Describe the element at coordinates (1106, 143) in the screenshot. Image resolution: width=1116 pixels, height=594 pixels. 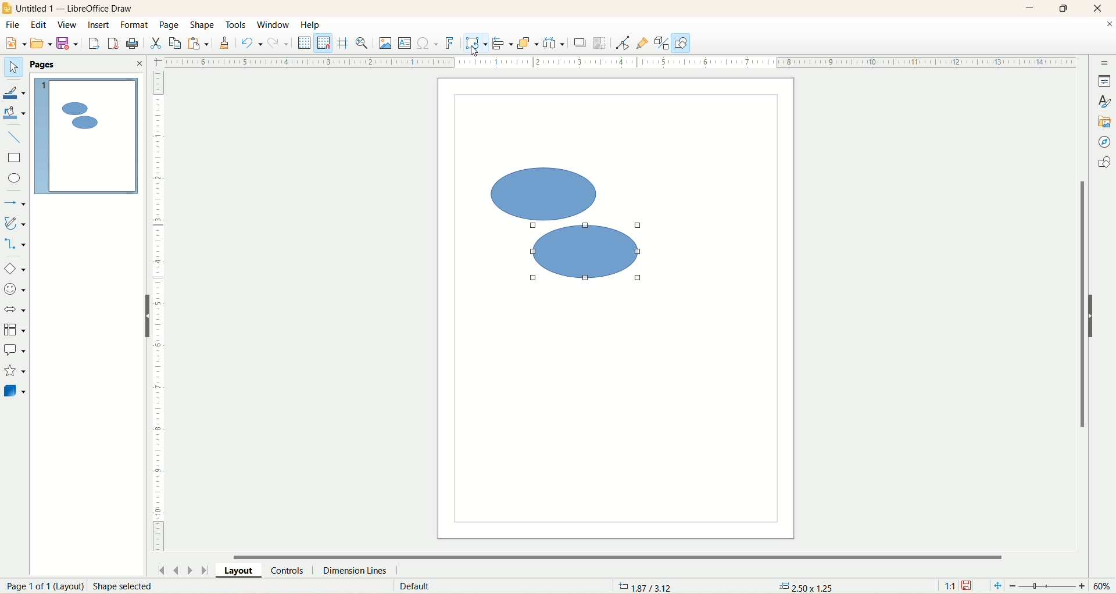
I see `navigator` at that location.